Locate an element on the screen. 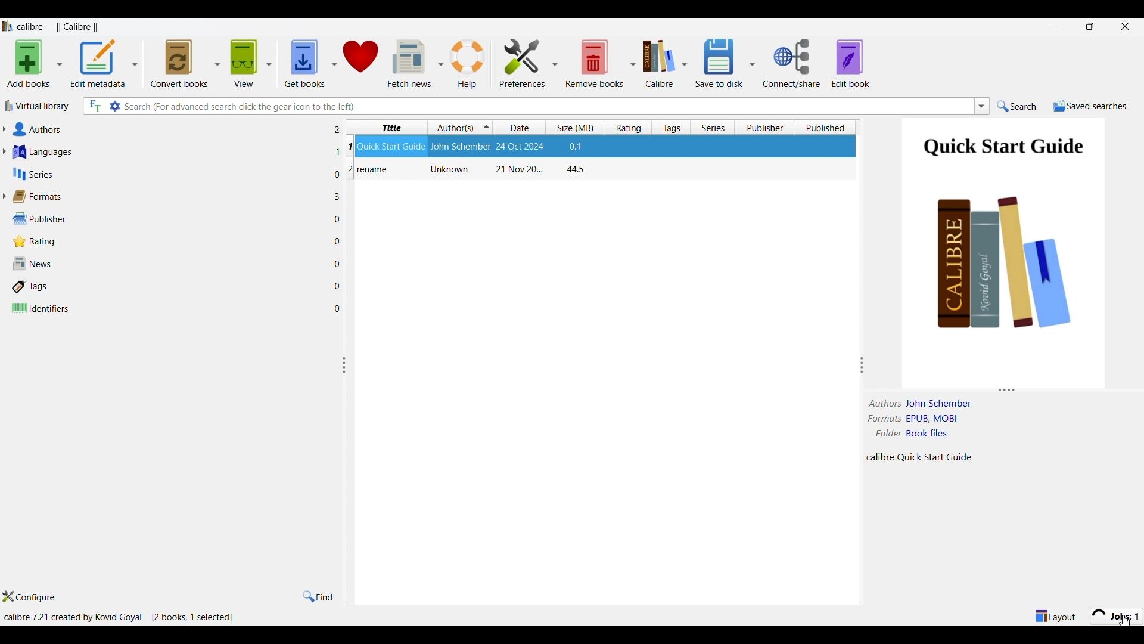 This screenshot has width=1144, height=644. View options is located at coordinates (268, 64).